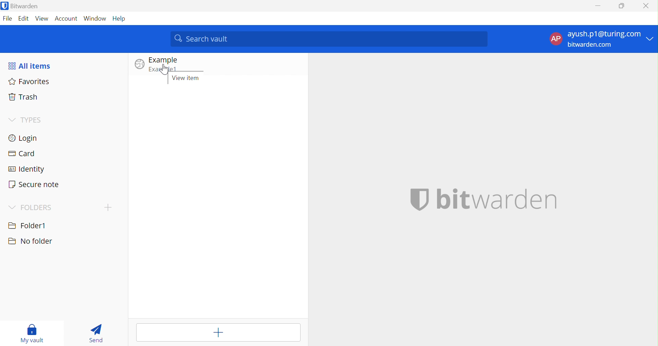  What do you see at coordinates (651, 37) in the screenshot?
I see `Drop Down` at bounding box center [651, 37].